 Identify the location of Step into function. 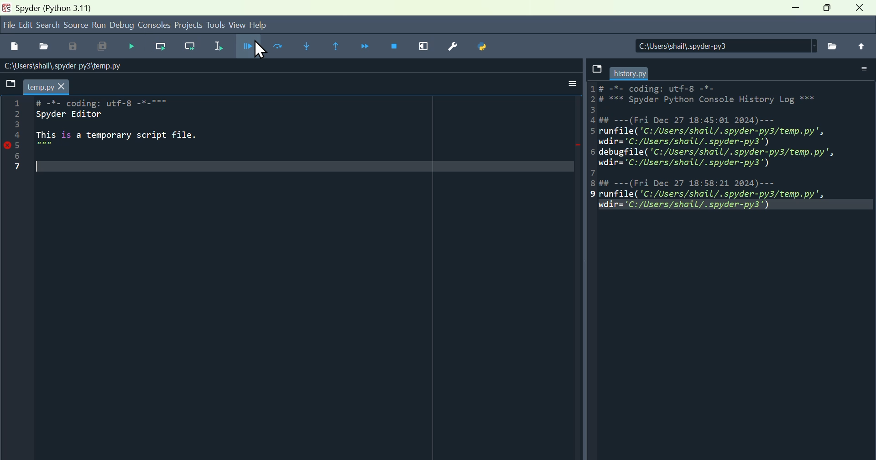
(308, 46).